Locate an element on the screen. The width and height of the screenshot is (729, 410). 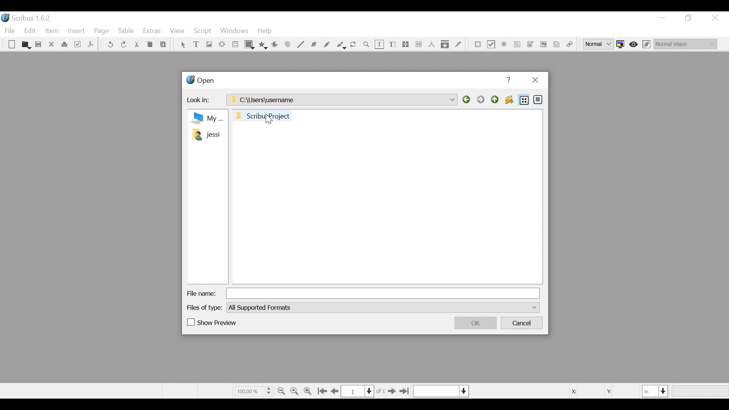
Folder is located at coordinates (206, 134).